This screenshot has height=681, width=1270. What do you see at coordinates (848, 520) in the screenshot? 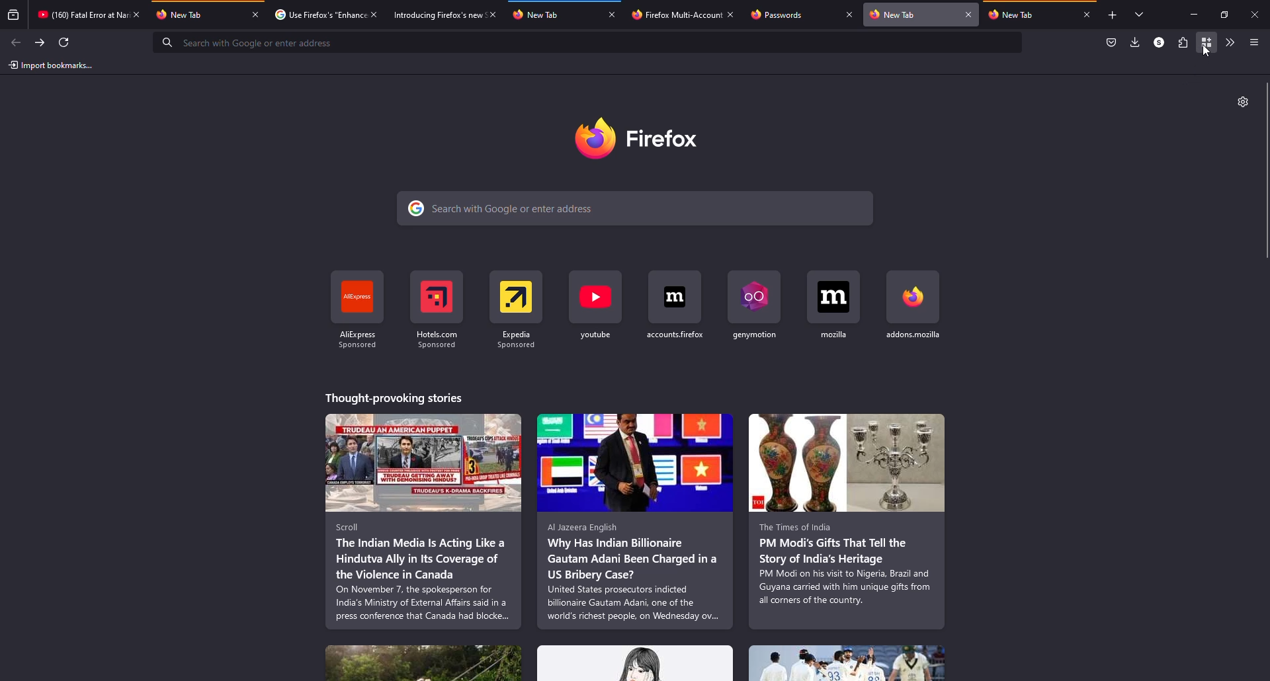
I see `` at bounding box center [848, 520].